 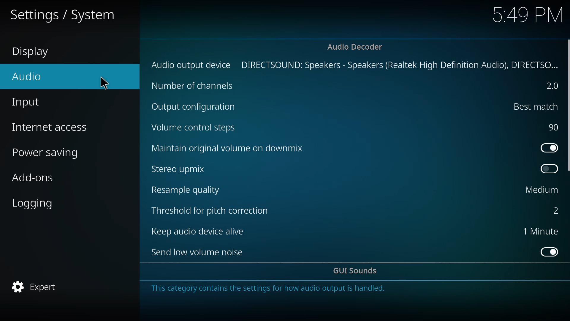 I want to click on 2, so click(x=552, y=86).